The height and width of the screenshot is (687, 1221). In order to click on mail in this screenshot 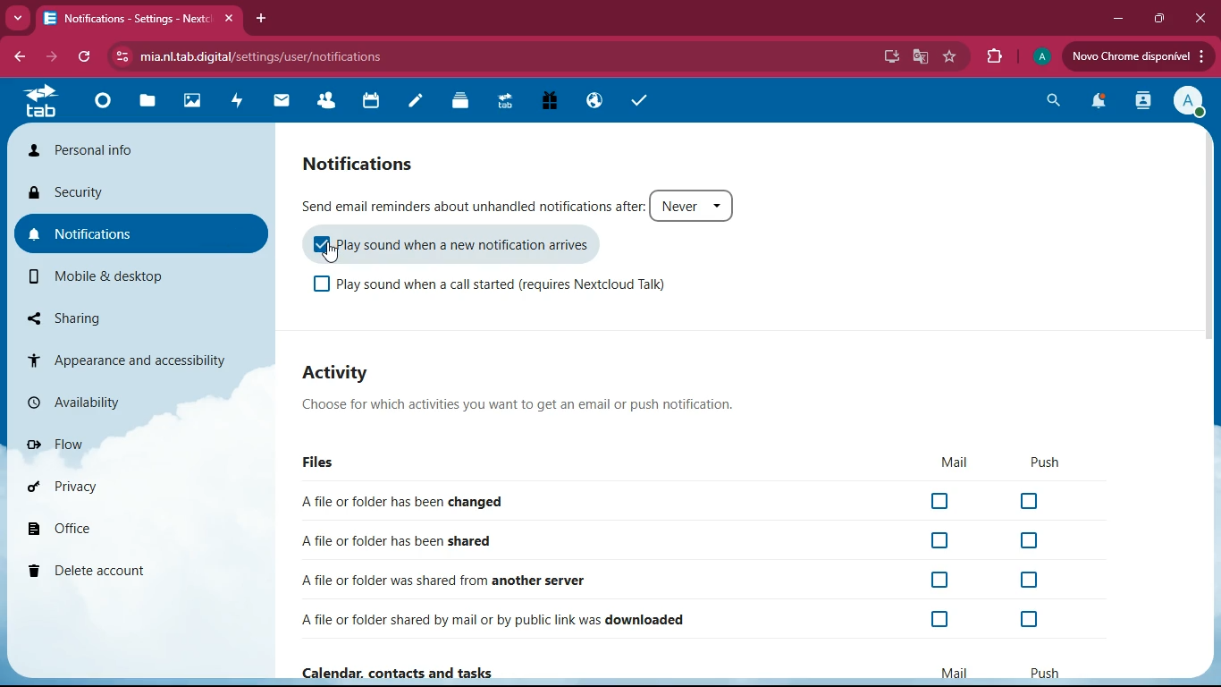, I will do `click(287, 101)`.